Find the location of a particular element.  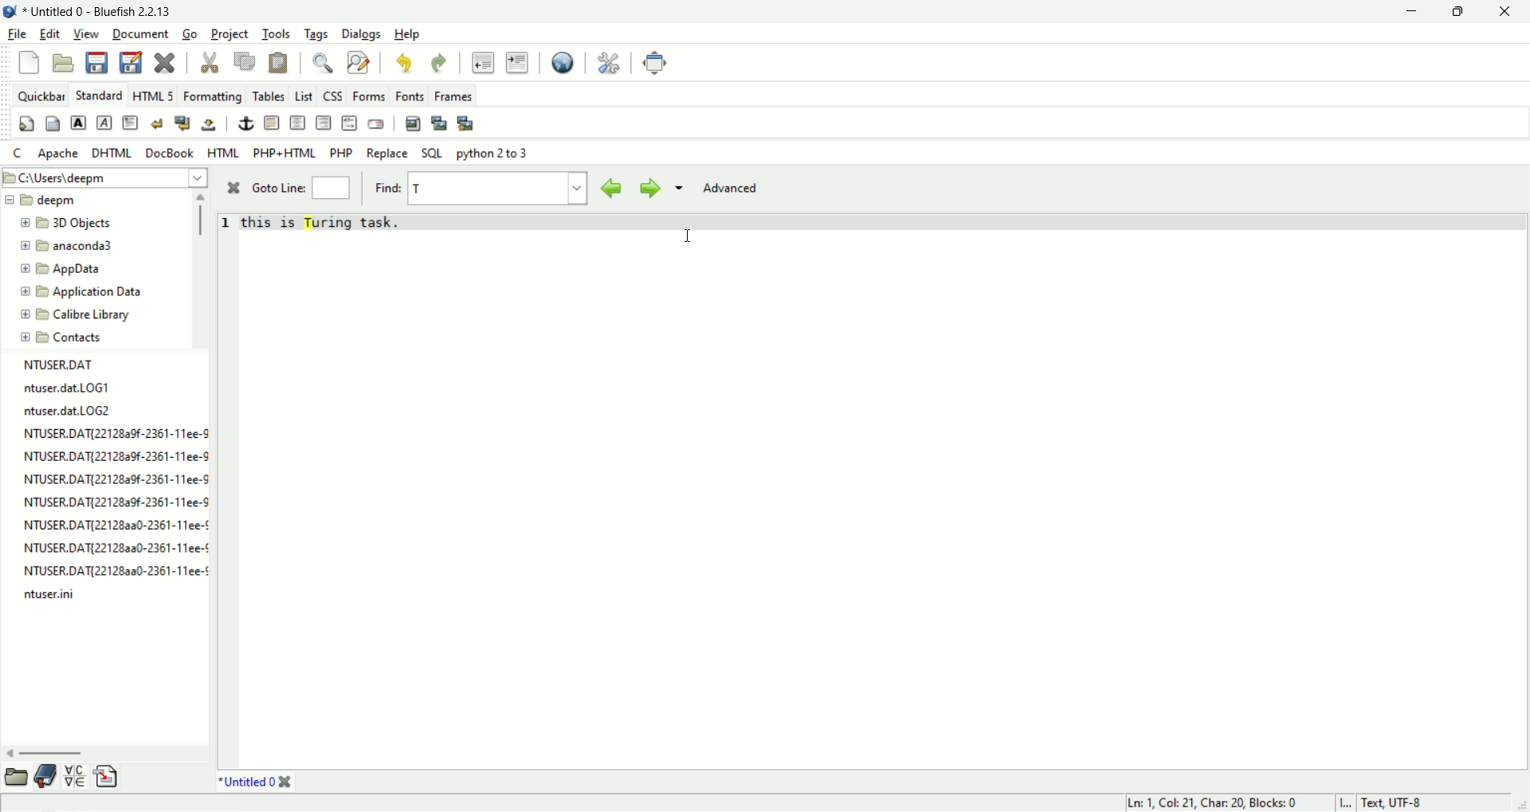

body is located at coordinates (53, 123).